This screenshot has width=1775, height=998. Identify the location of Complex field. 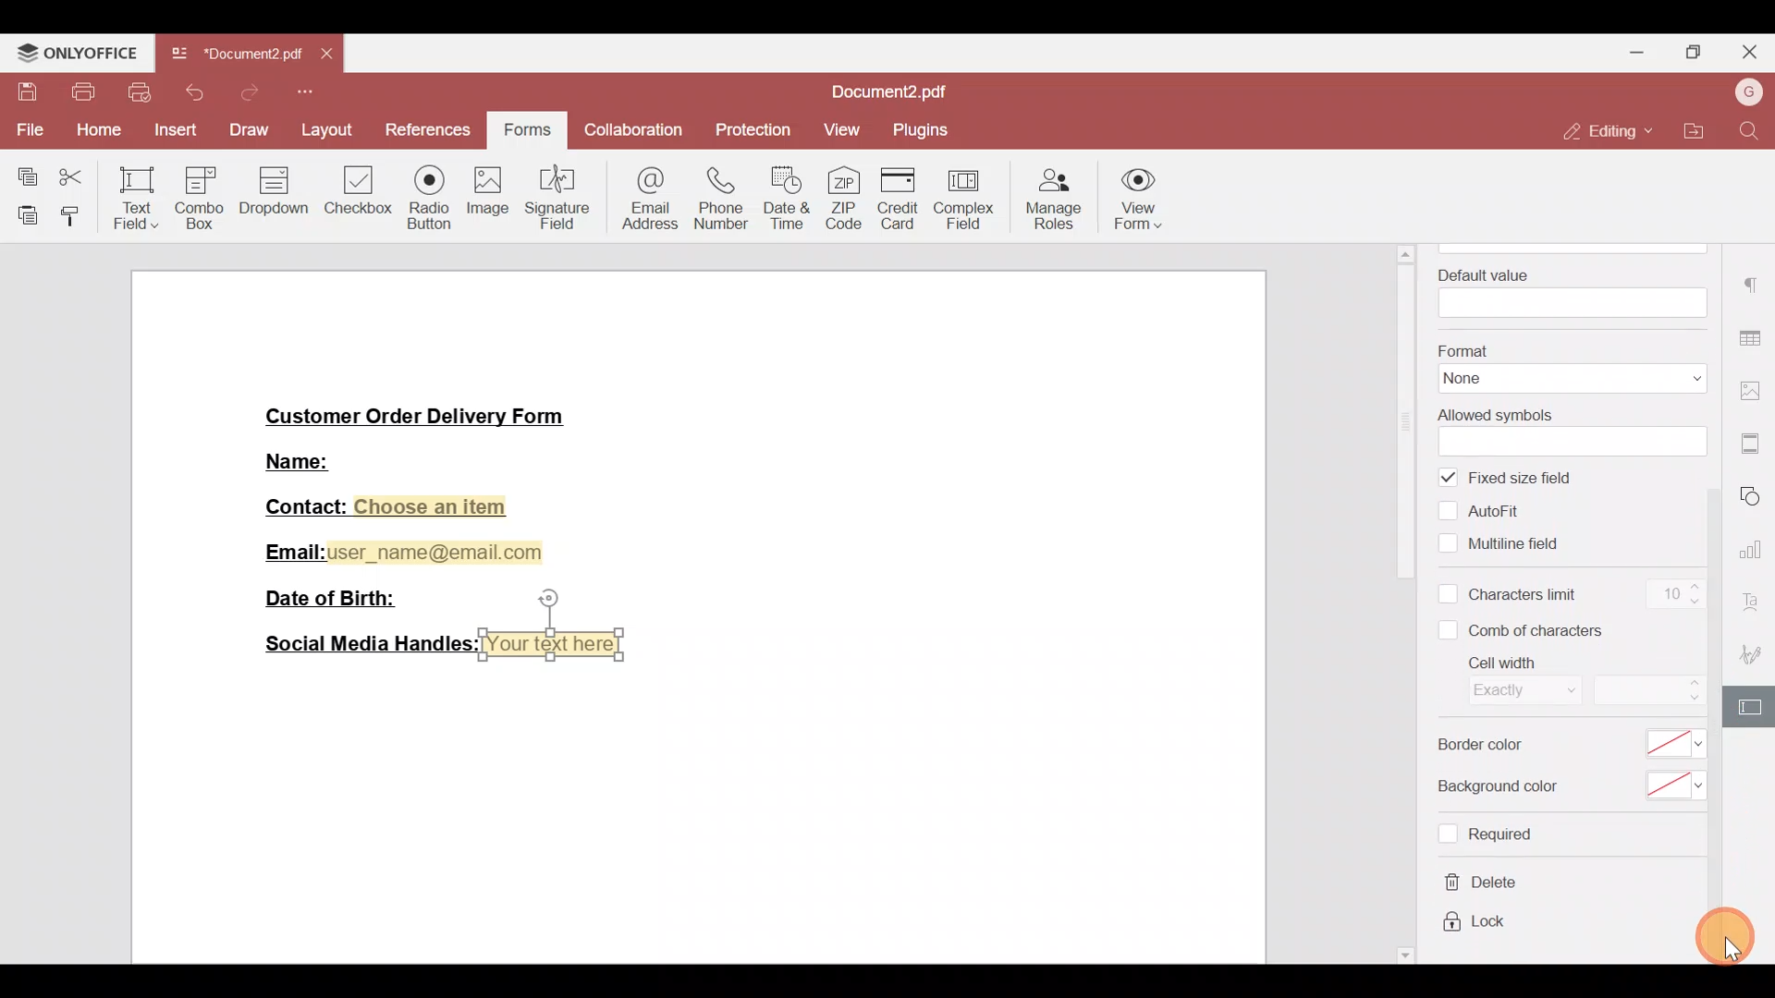
(969, 195).